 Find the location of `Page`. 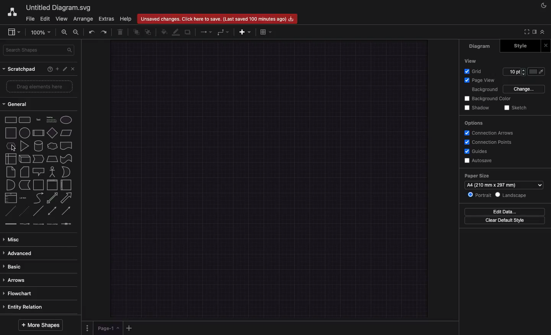

Page is located at coordinates (108, 328).